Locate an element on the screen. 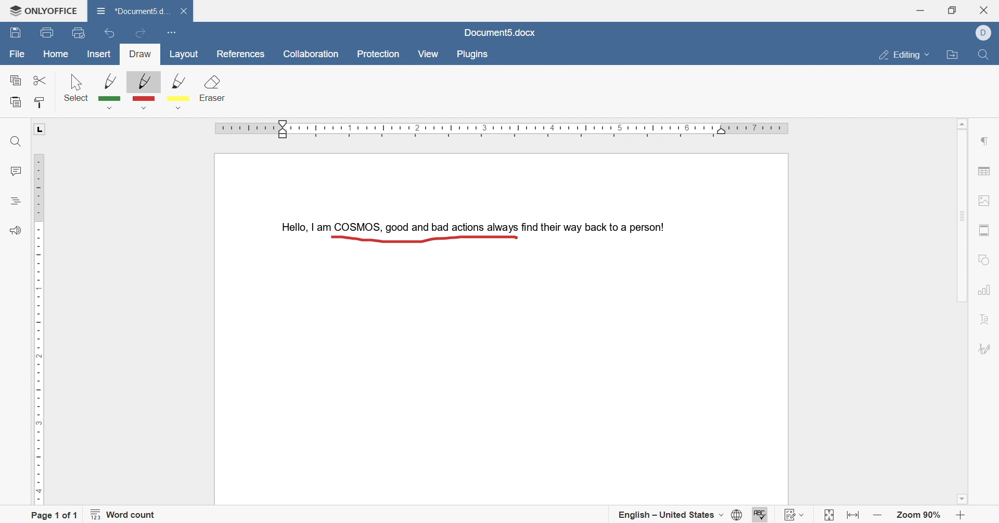 The width and height of the screenshot is (999, 523). paragraph settings is located at coordinates (987, 141).